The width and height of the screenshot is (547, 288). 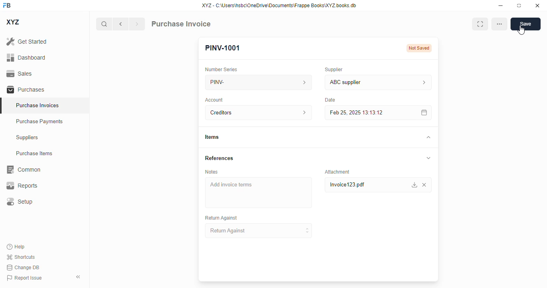 I want to click on Not saved, so click(x=419, y=48).